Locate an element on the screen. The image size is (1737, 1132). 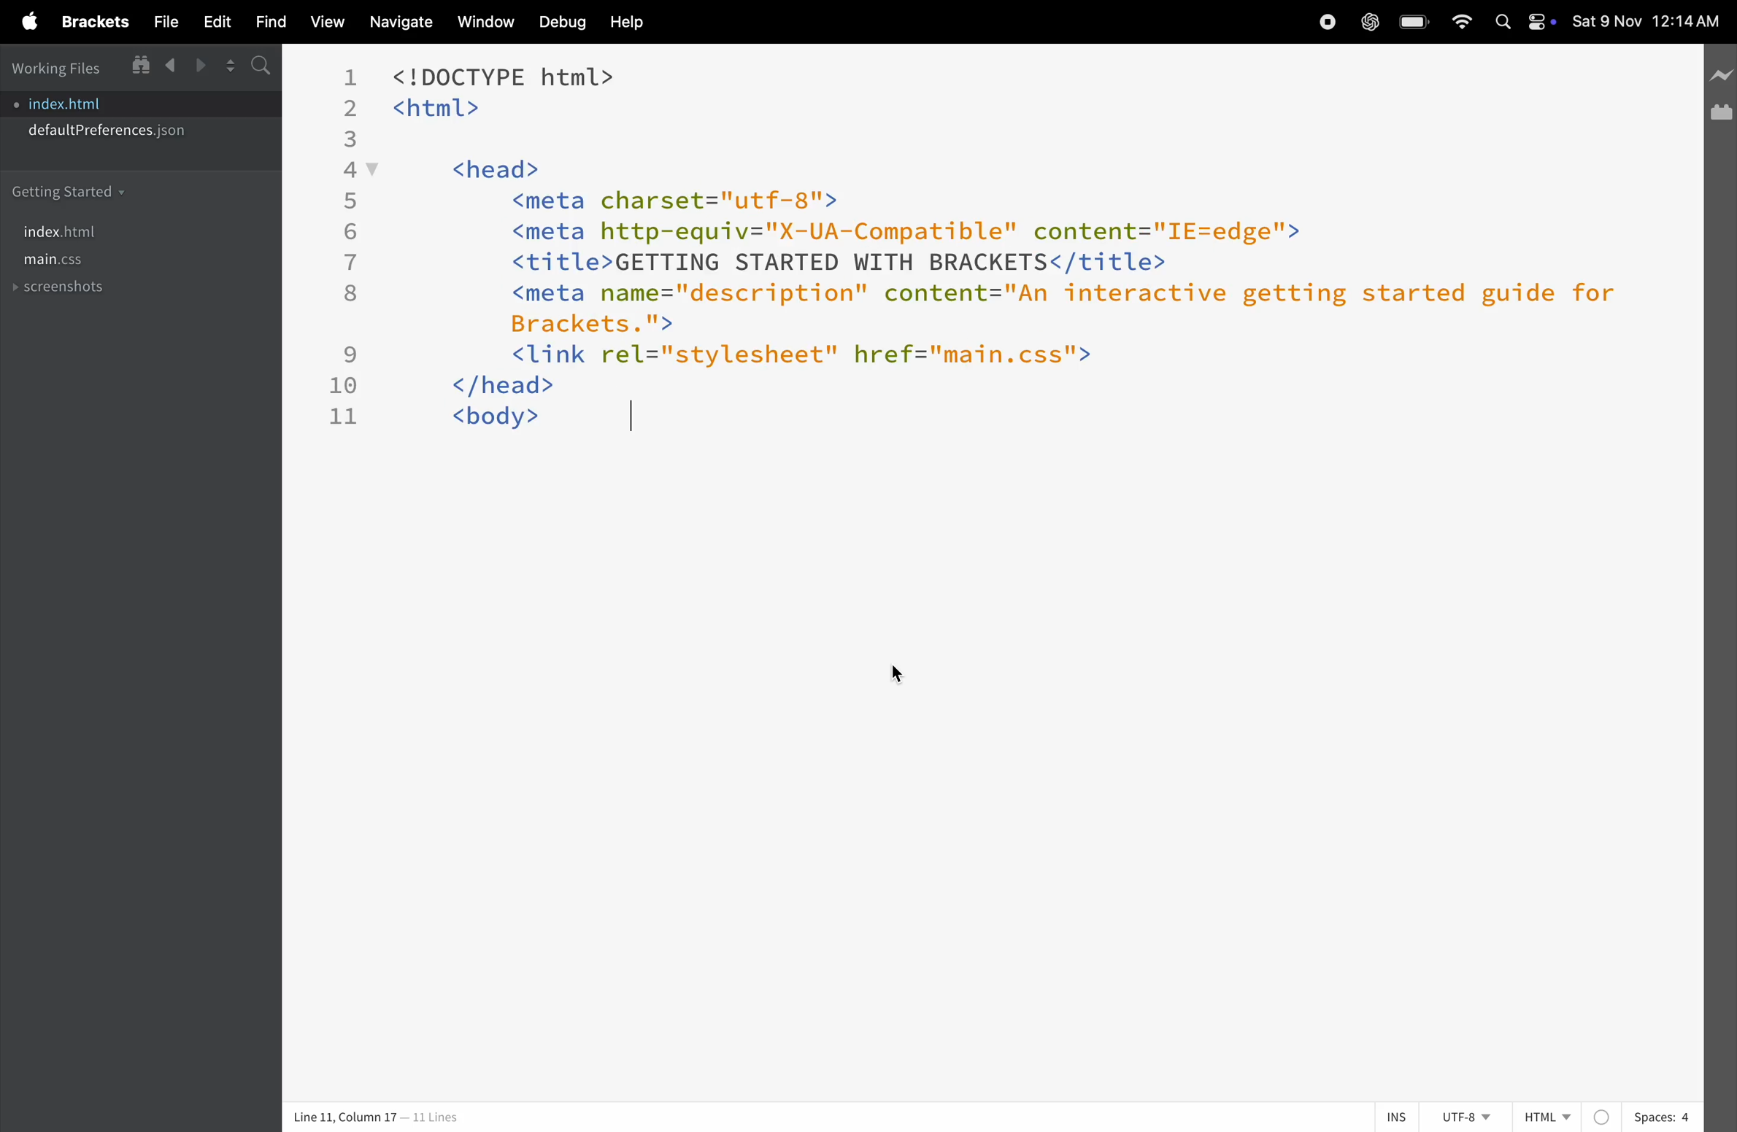
spaces 4 is located at coordinates (1663, 1116).